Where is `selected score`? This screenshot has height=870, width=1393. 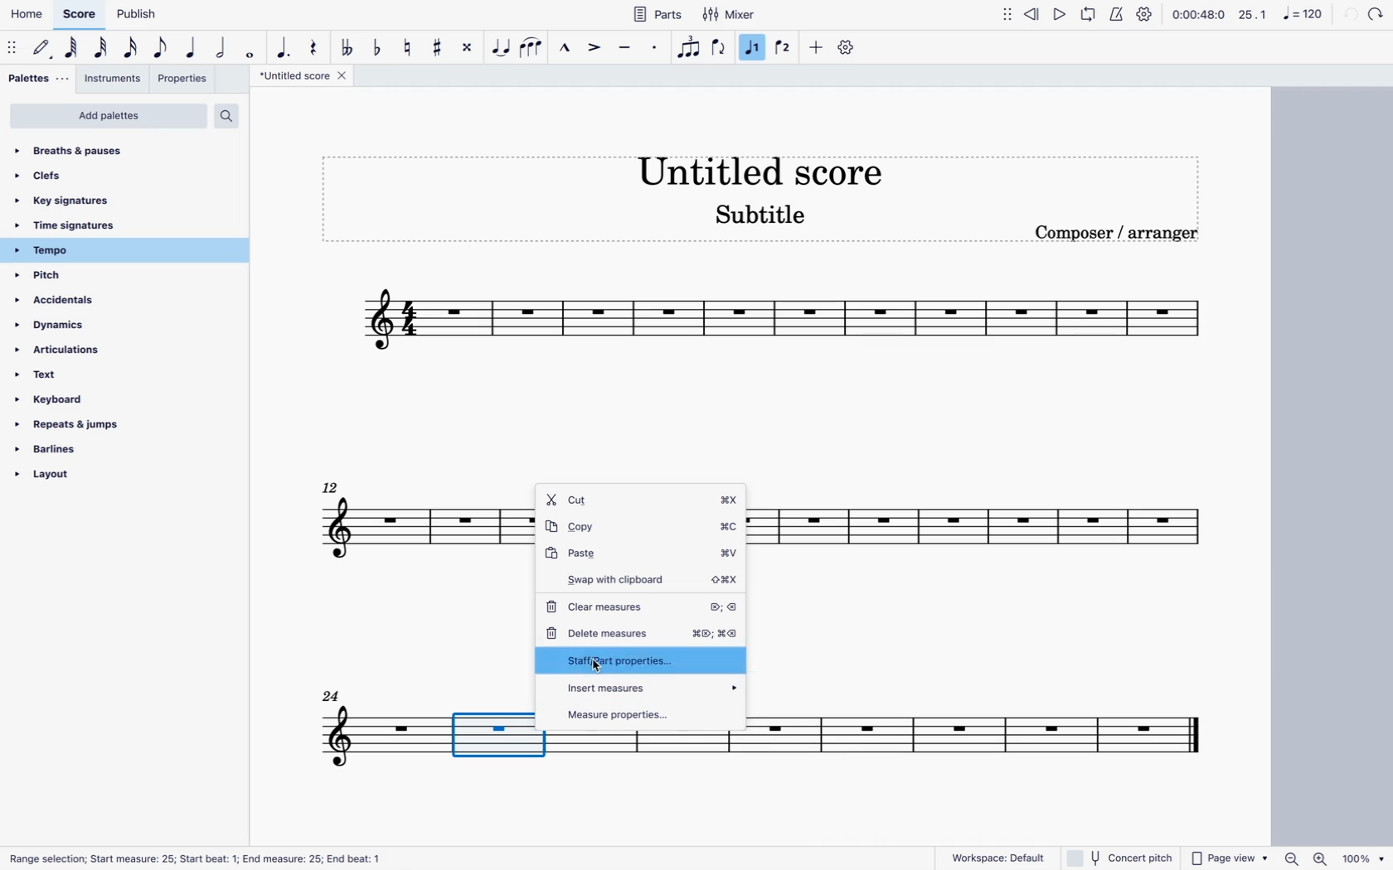
selected score is located at coordinates (498, 731).